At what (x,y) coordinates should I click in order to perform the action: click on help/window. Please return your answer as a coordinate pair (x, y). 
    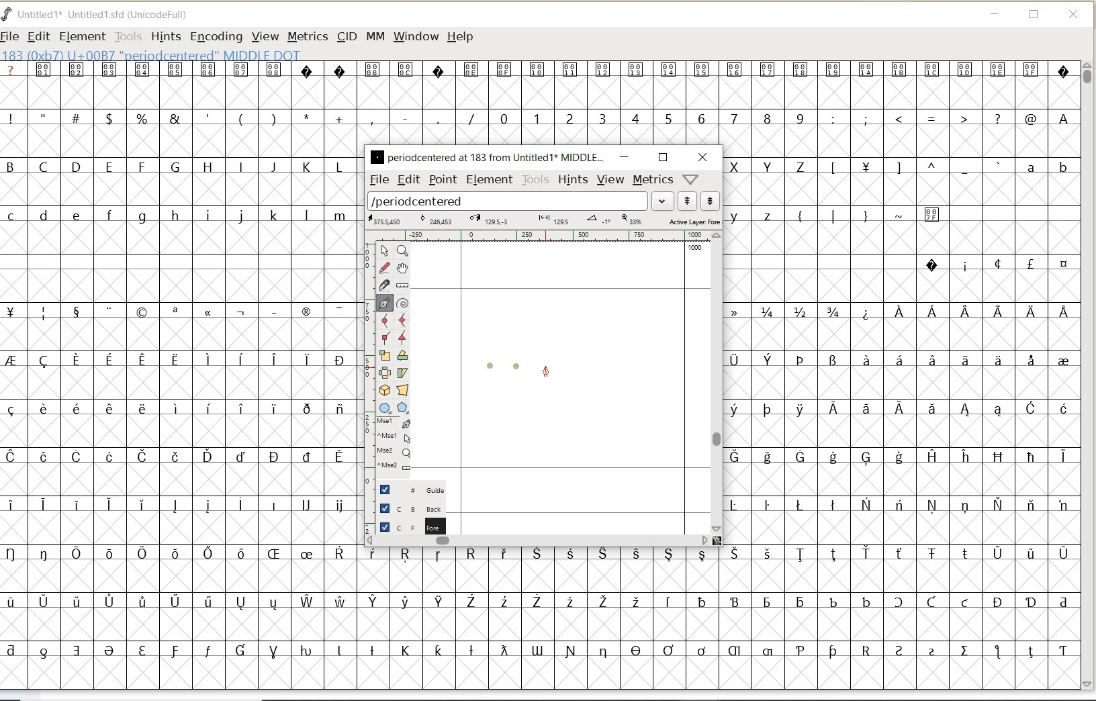
    Looking at the image, I should click on (690, 179).